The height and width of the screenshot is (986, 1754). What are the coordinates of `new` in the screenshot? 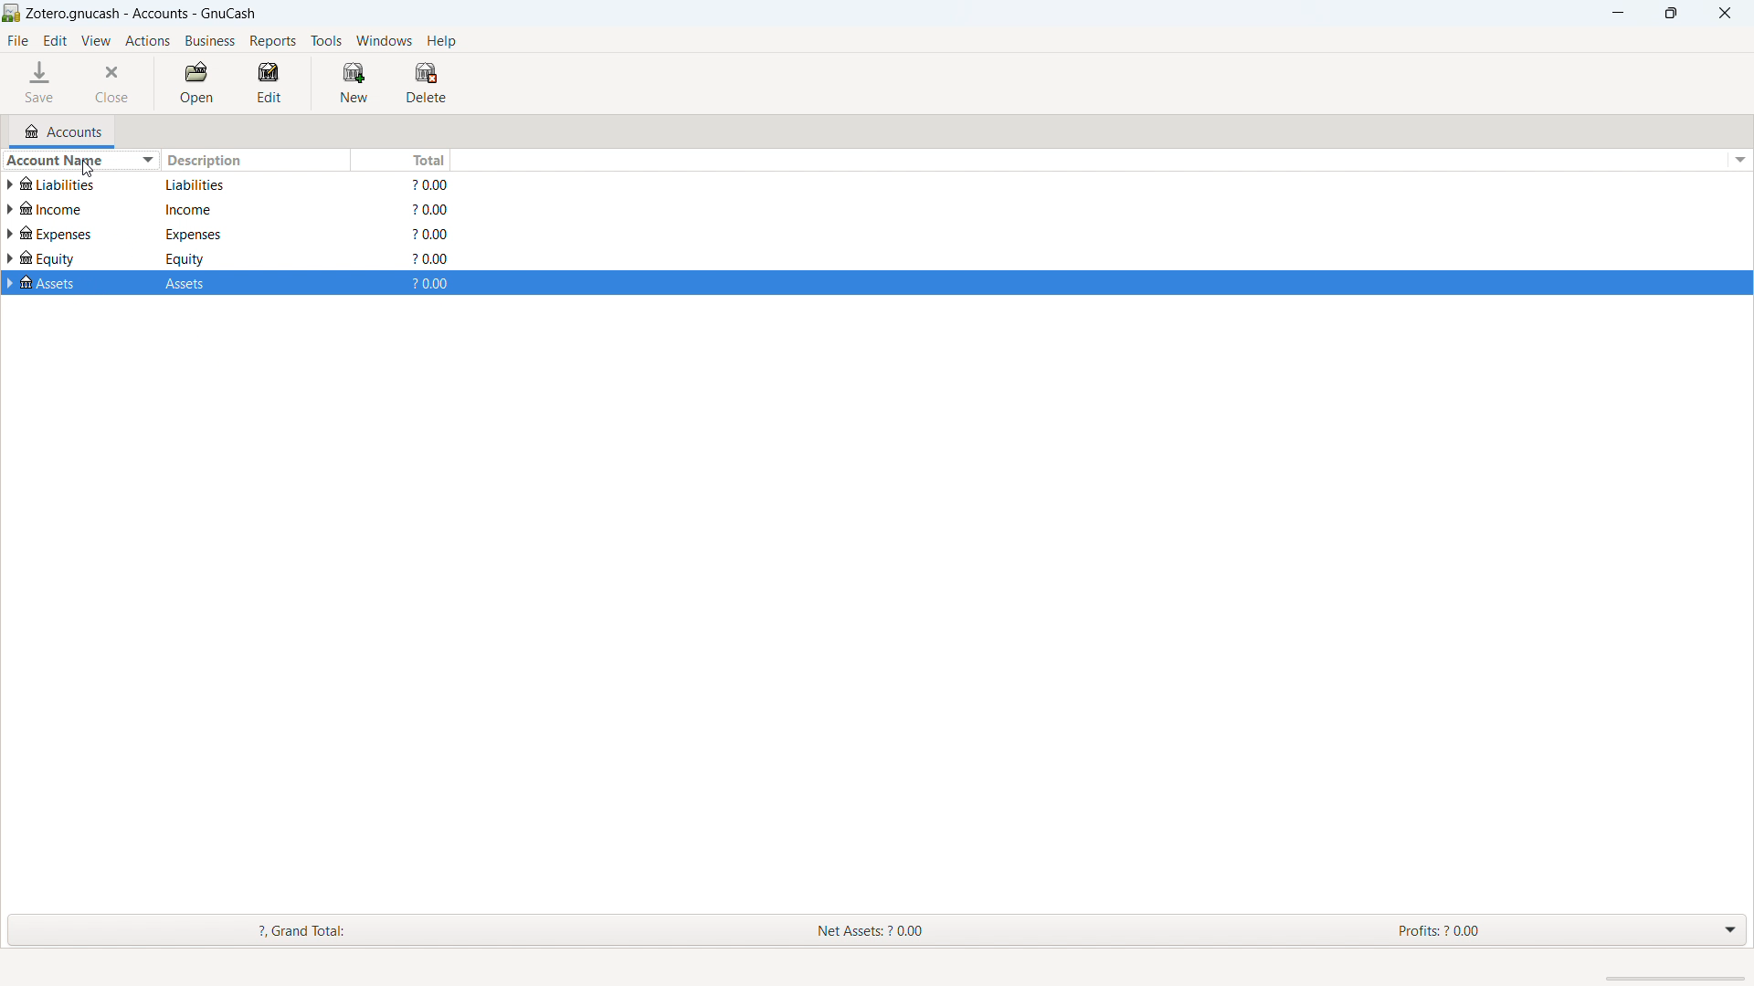 It's located at (354, 84).